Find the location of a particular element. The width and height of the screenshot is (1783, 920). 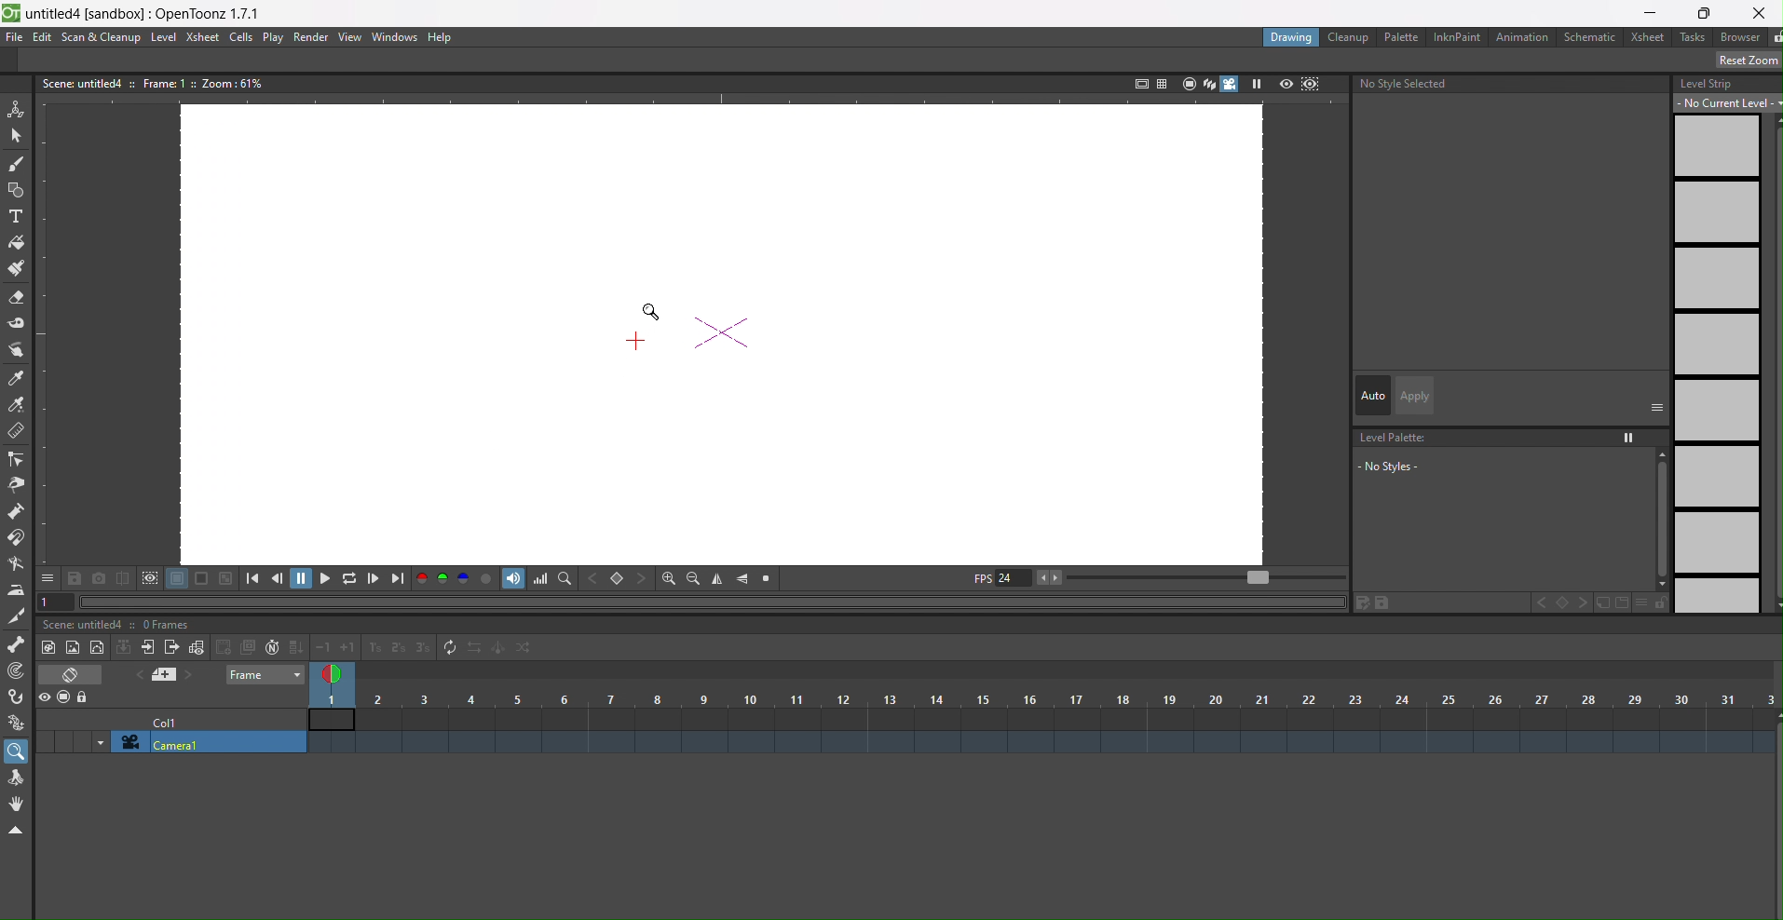

 is located at coordinates (272, 648).